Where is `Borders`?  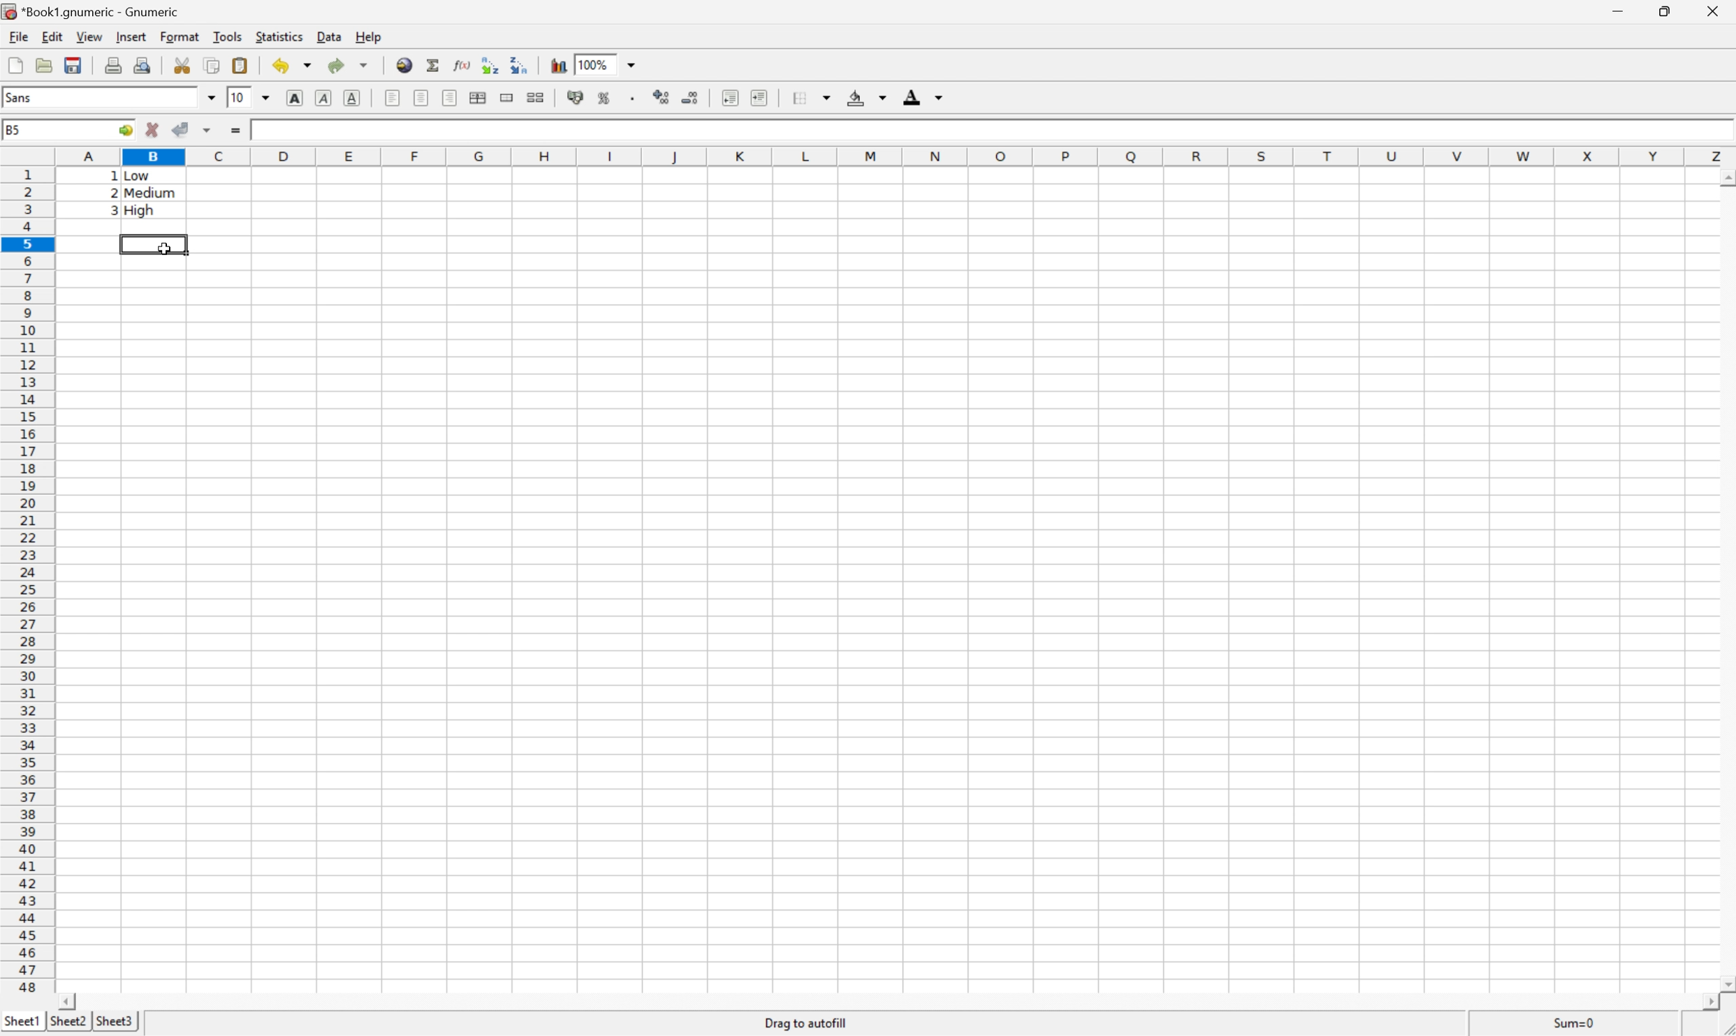 Borders is located at coordinates (810, 96).